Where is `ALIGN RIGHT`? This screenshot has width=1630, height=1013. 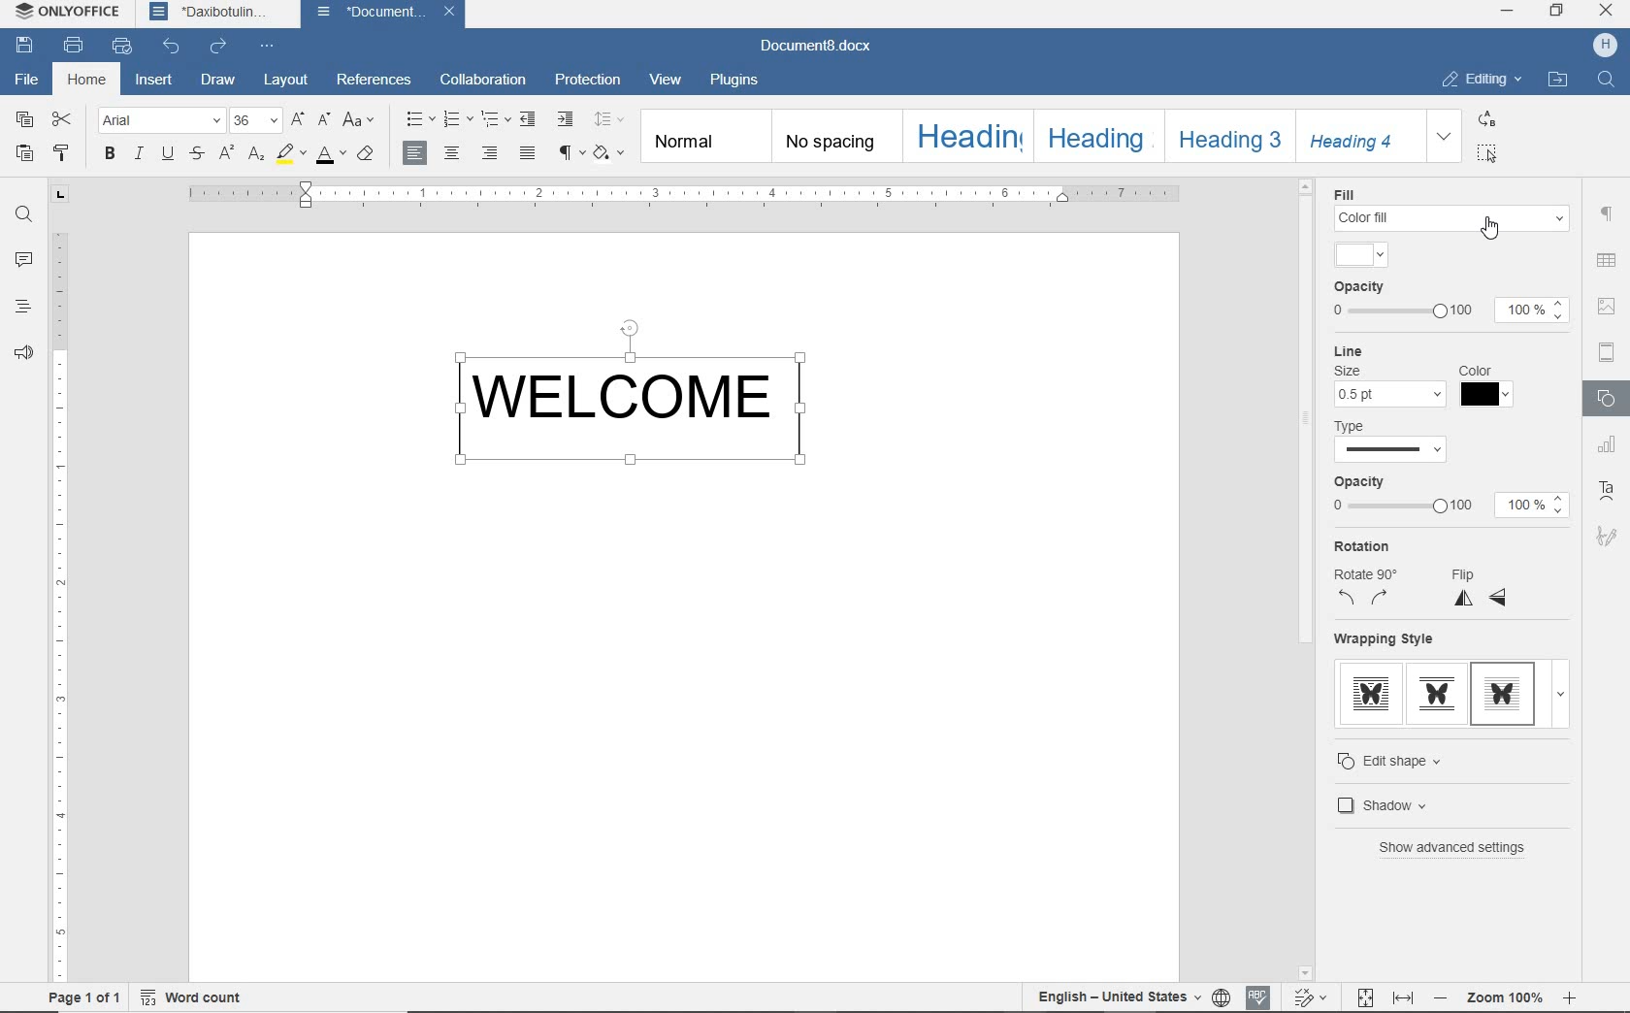 ALIGN RIGHT is located at coordinates (490, 151).